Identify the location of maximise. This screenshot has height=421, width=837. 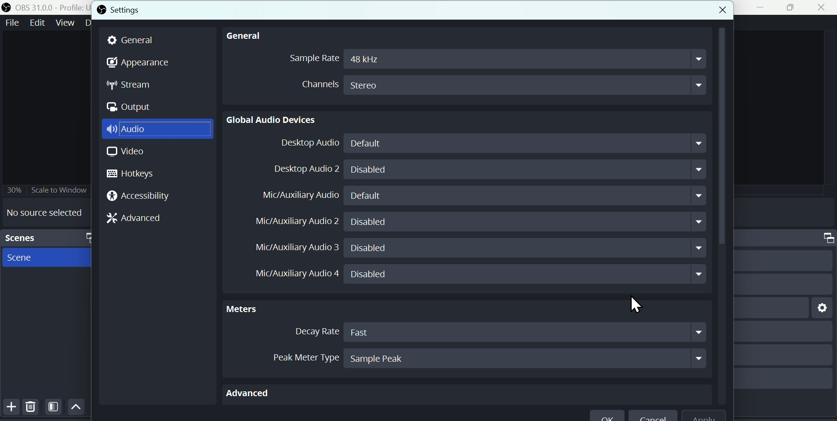
(793, 8).